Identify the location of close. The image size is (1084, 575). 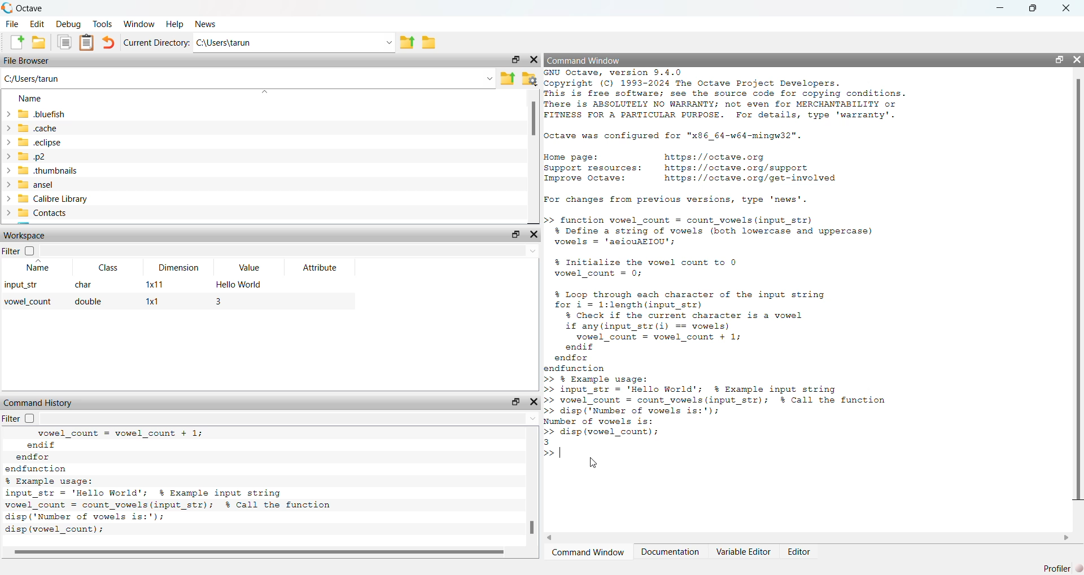
(1065, 8).